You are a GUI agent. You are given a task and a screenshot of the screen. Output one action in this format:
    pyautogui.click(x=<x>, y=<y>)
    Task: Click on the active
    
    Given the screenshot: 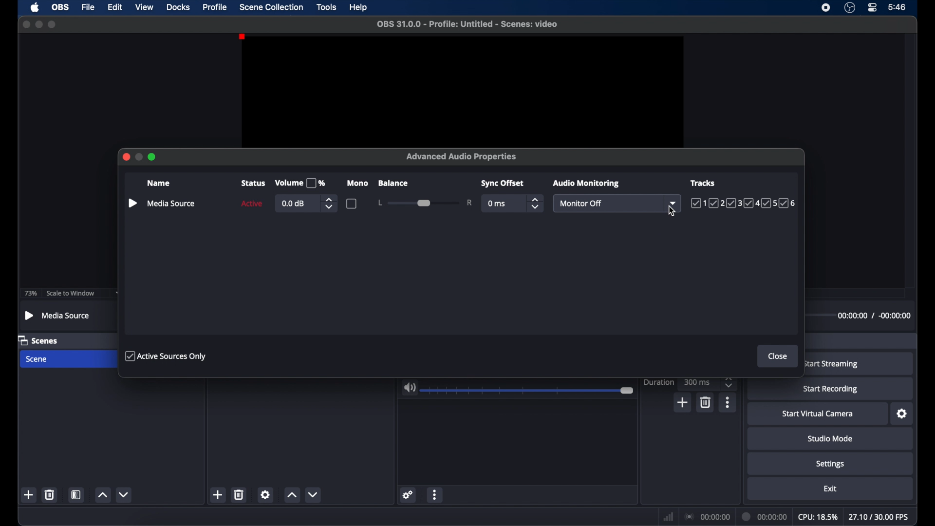 What is the action you would take?
    pyautogui.click(x=251, y=204)
    